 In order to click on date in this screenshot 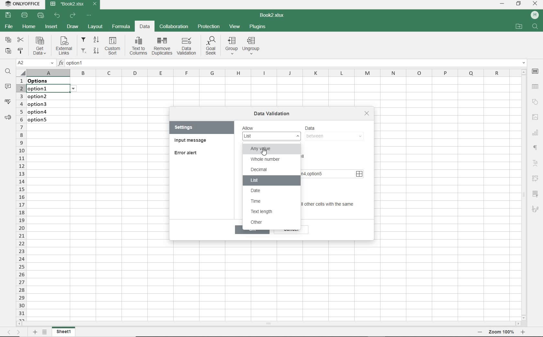, I will do `click(255, 191)`.